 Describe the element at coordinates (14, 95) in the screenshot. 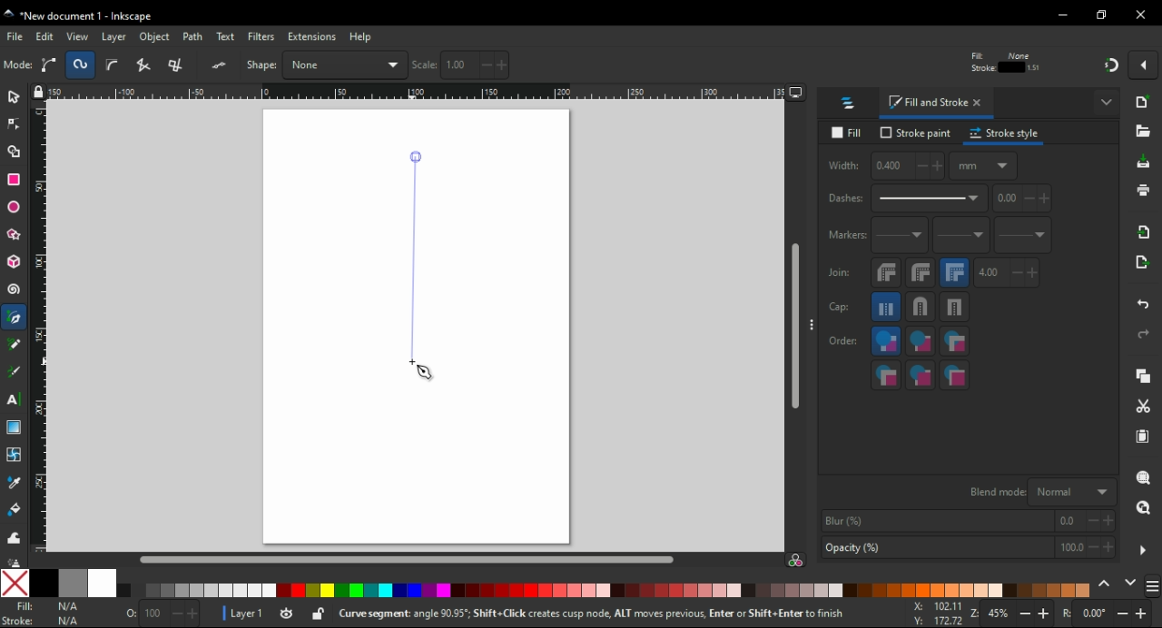

I see `select tool` at that location.